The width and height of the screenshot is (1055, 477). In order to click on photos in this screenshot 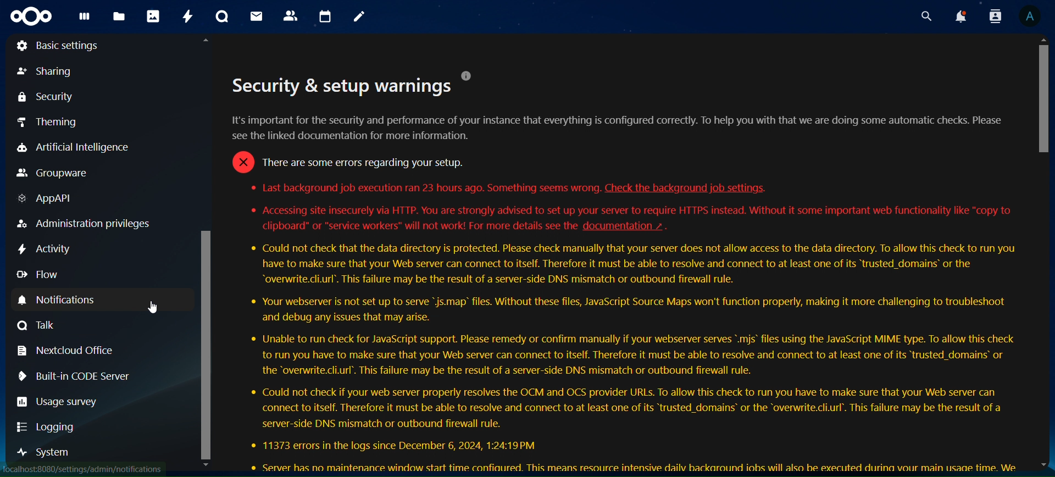, I will do `click(152, 17)`.